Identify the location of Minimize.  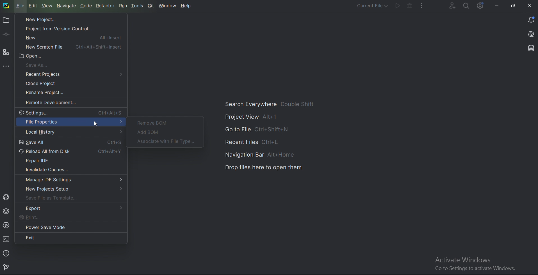
(497, 6).